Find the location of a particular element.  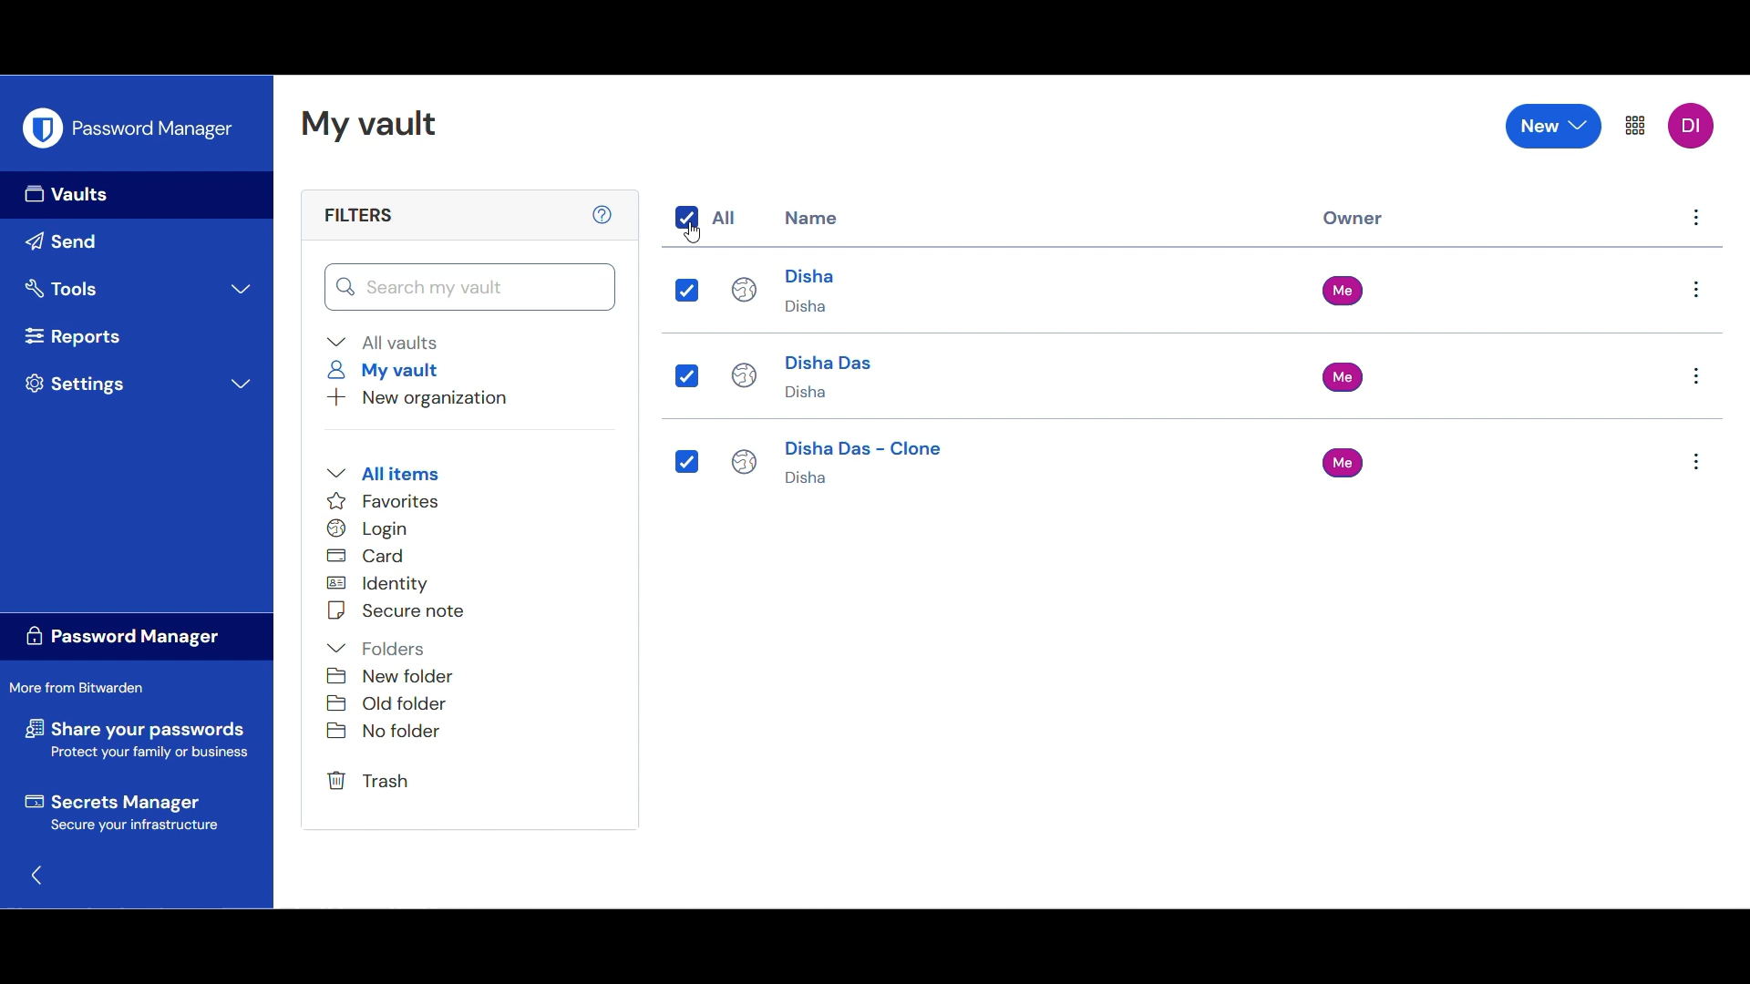

Favorites is located at coordinates (384, 501).